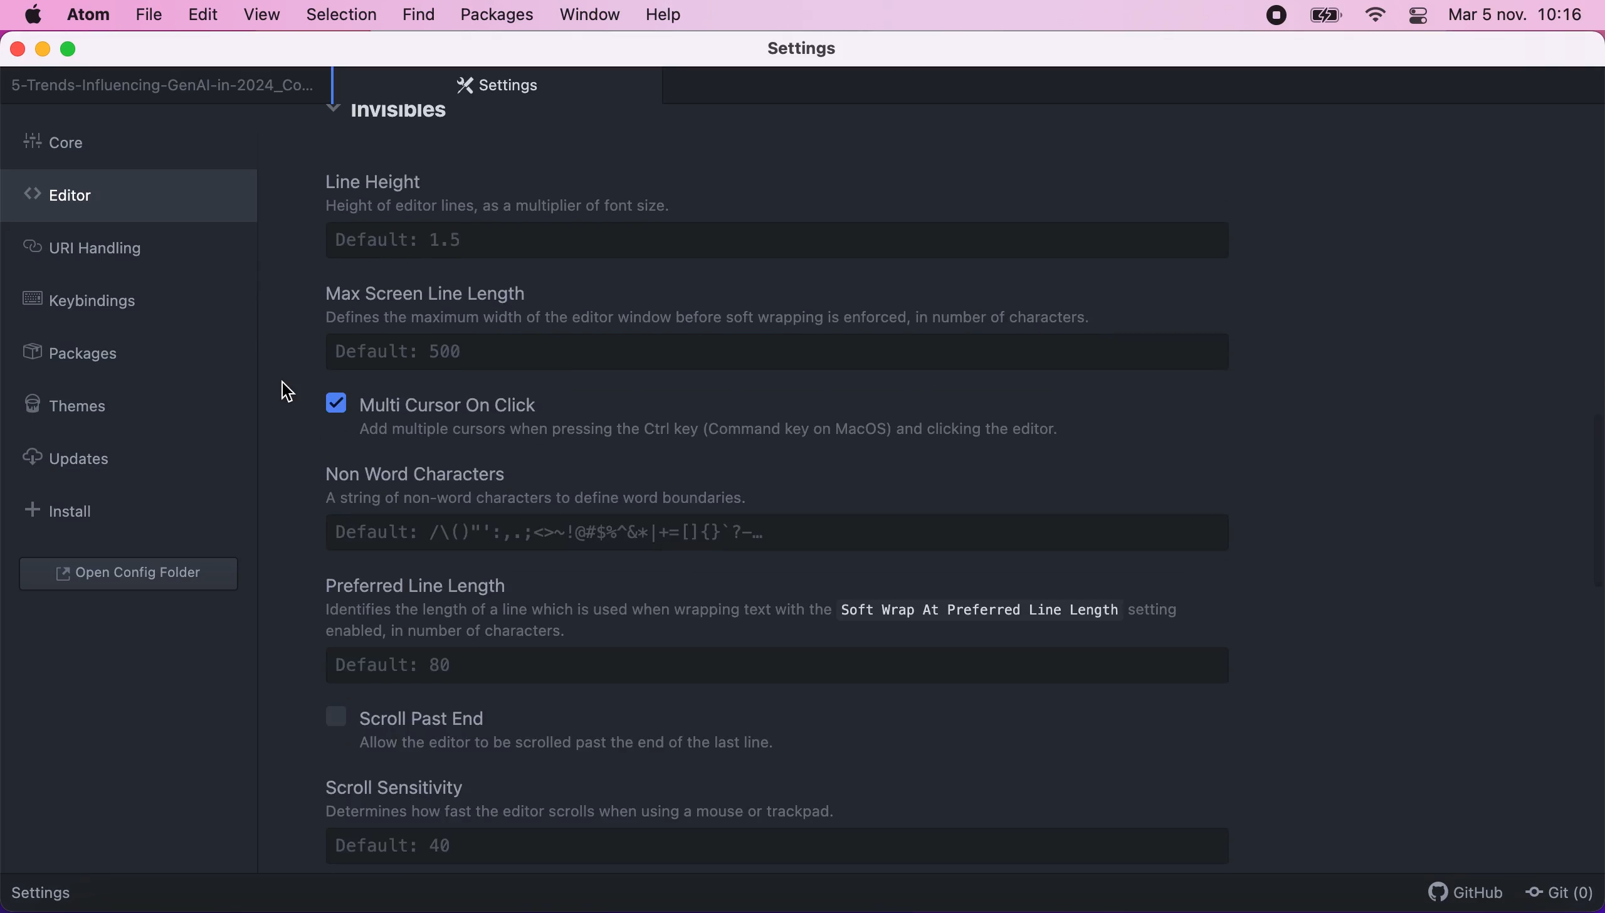 The image size is (1605, 913). I want to click on control panel, so click(1419, 18).